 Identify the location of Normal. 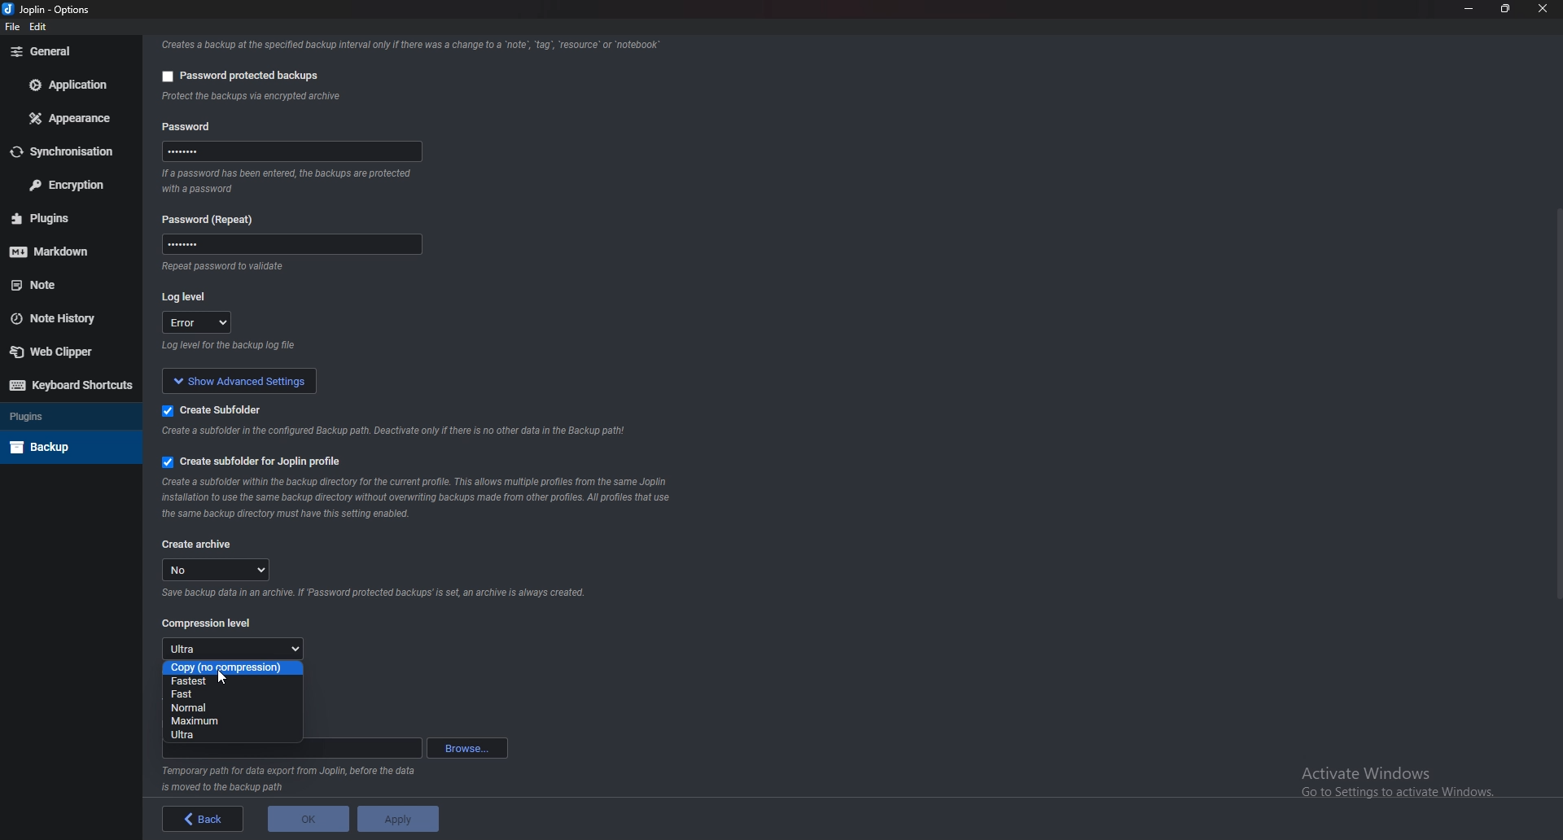
(222, 708).